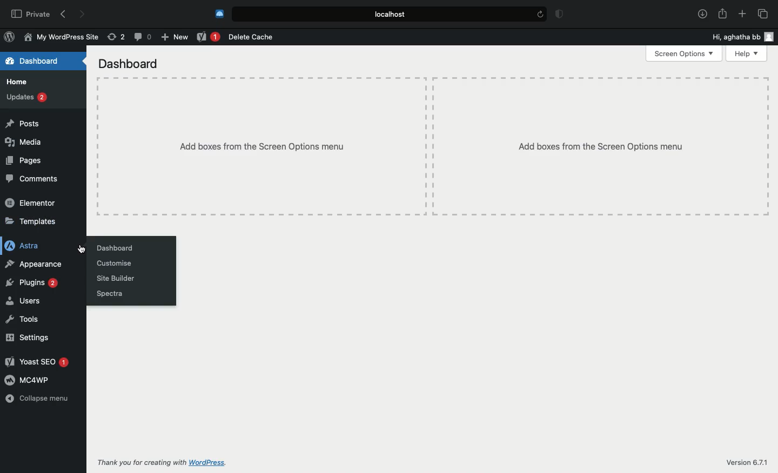  What do you see at coordinates (141, 462) in the screenshot?
I see `Thank you for creating with WordPress` at bounding box center [141, 462].